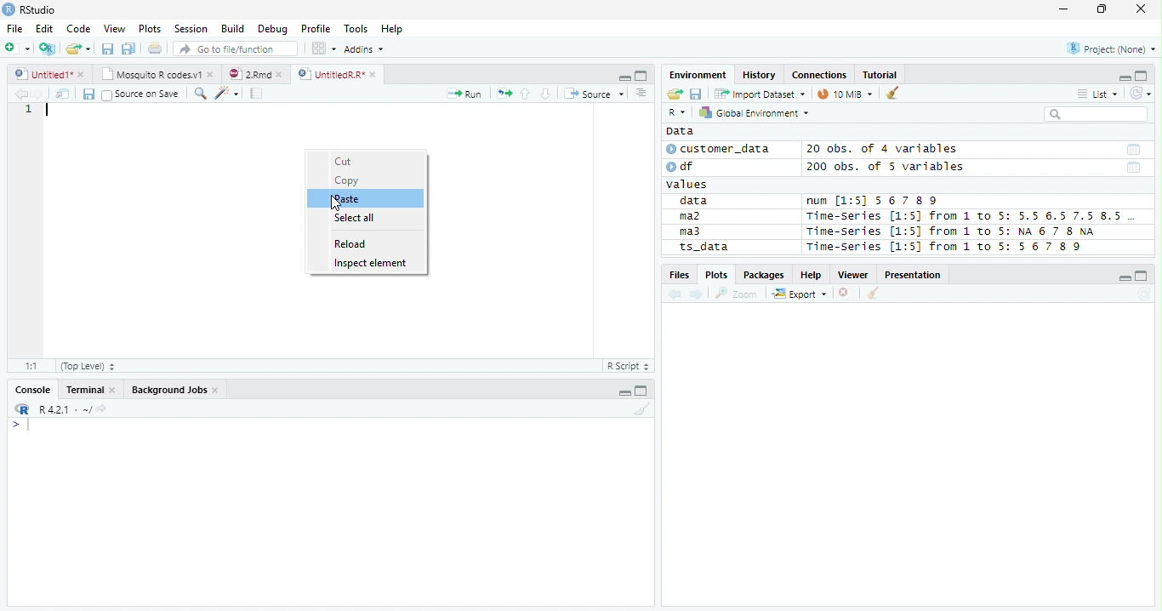 Image resolution: width=1162 pixels, height=611 pixels. Describe the element at coordinates (107, 48) in the screenshot. I see `Save` at that location.